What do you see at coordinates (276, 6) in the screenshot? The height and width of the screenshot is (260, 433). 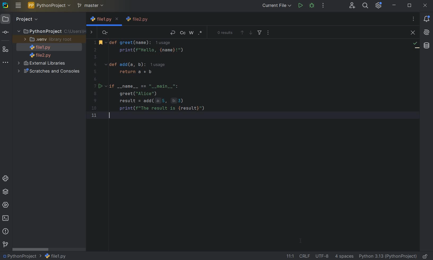 I see `CURRENT FILE` at bounding box center [276, 6].